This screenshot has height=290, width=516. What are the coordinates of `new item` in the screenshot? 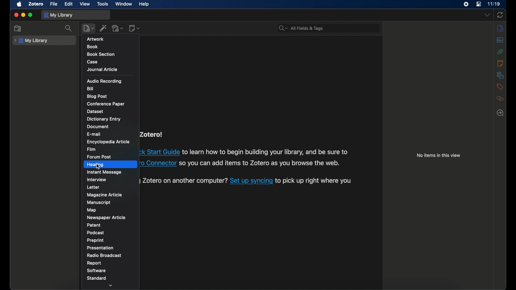 It's located at (89, 28).